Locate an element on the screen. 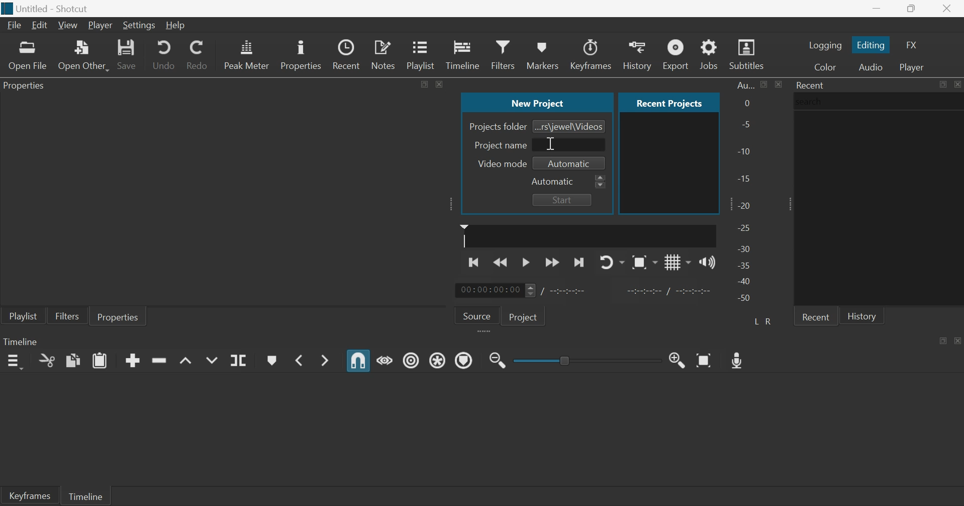  expand is located at coordinates (486, 332).